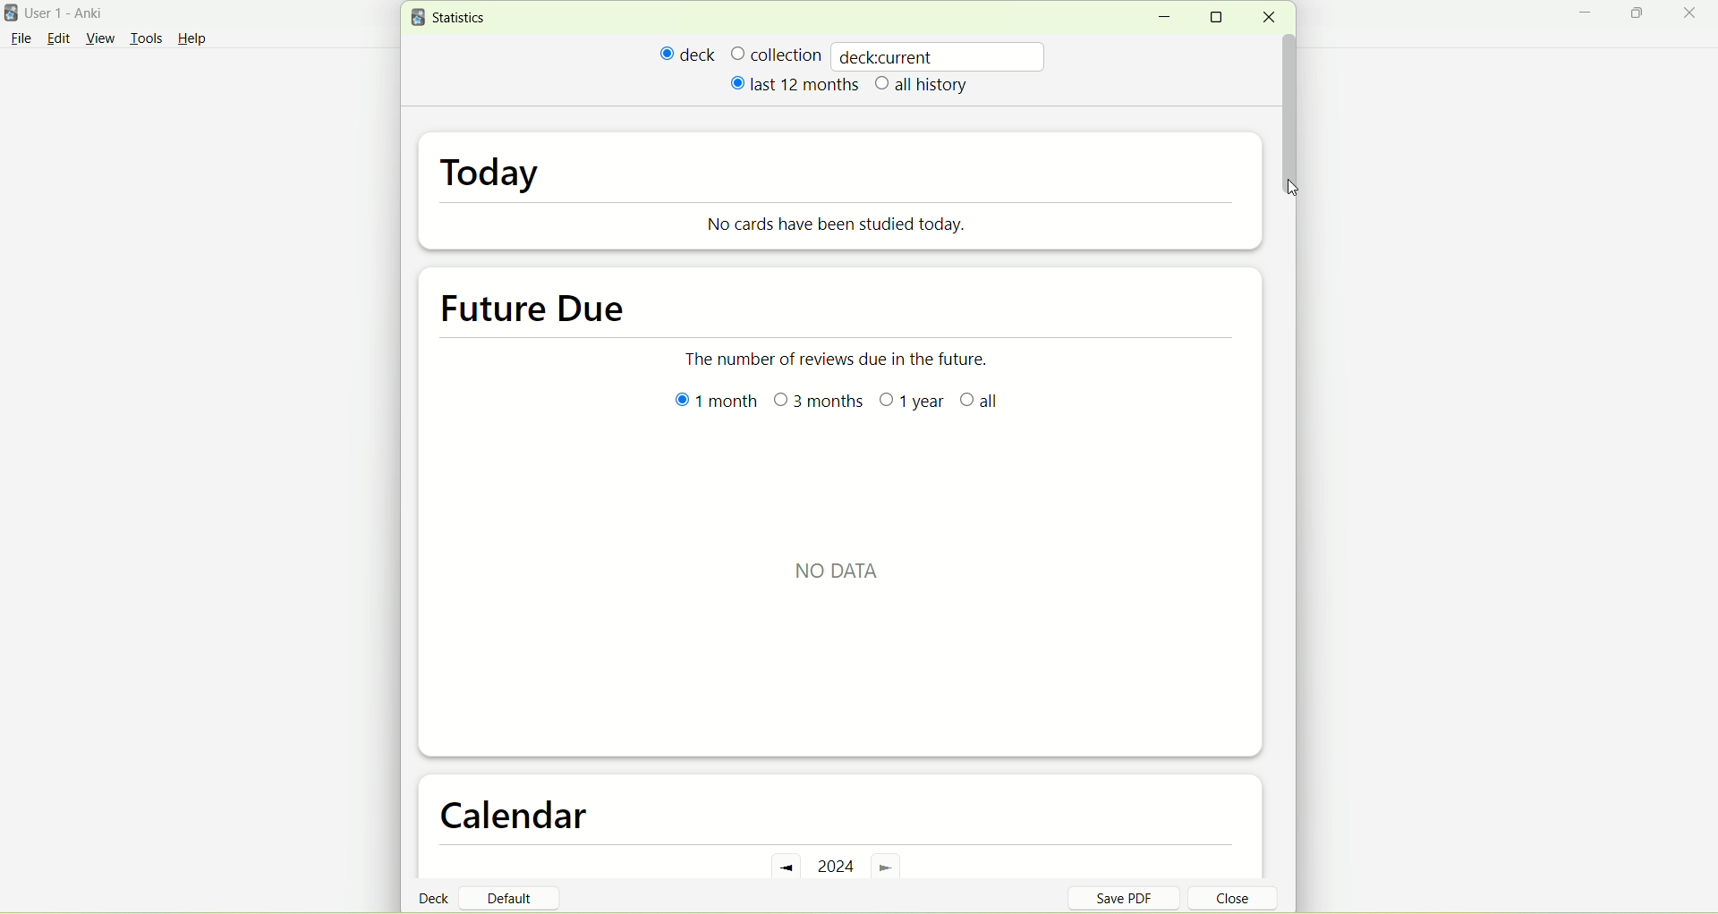  What do you see at coordinates (793, 83) in the screenshot?
I see `last 12 months` at bounding box center [793, 83].